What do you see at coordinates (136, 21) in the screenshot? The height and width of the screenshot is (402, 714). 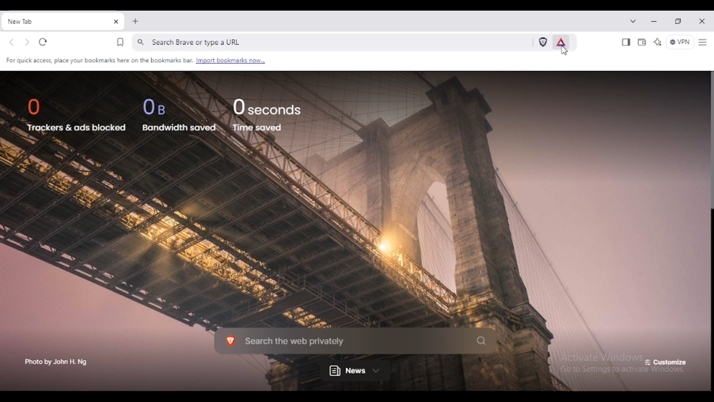 I see `new tab` at bounding box center [136, 21].